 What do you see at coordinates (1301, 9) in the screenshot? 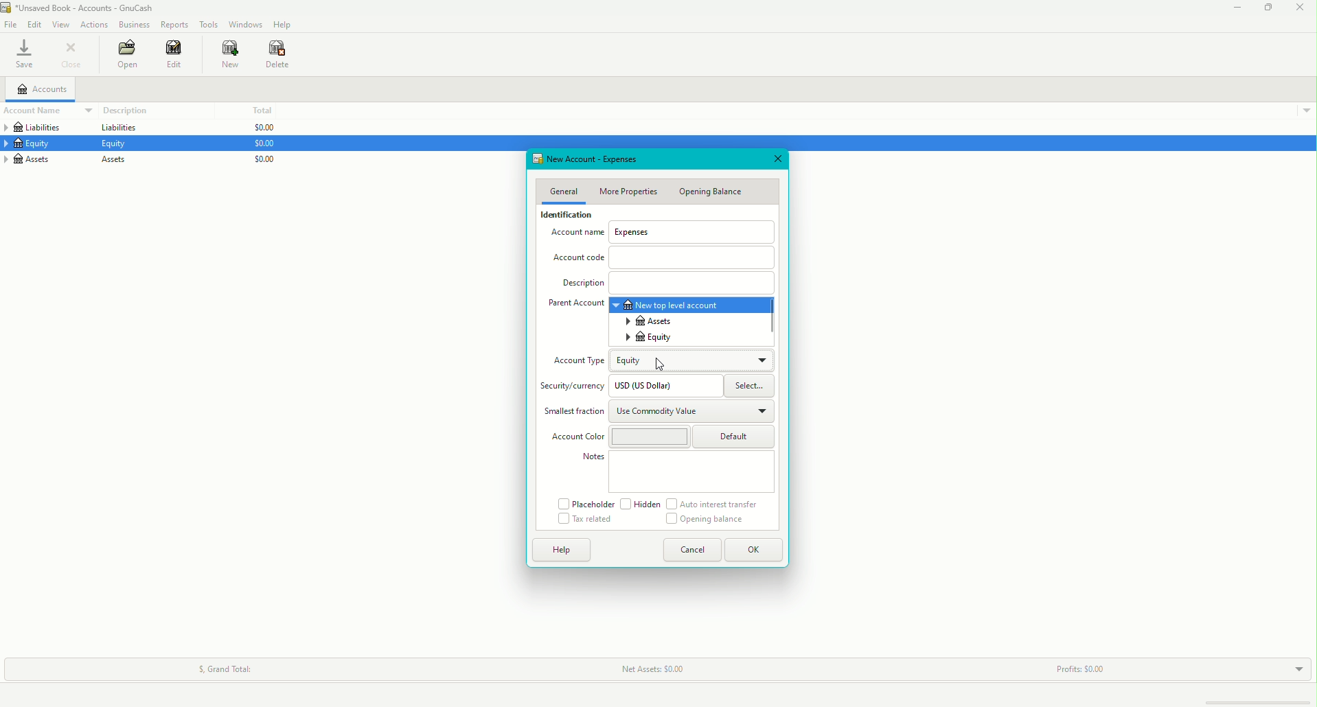
I see `Close` at bounding box center [1301, 9].